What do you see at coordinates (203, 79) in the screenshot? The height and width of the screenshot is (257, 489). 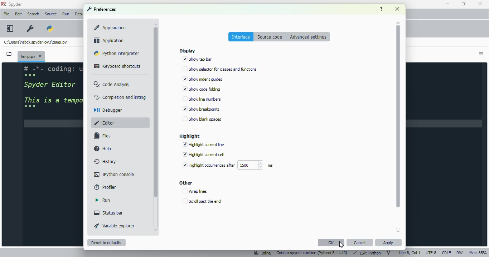 I see `show indent guides` at bounding box center [203, 79].